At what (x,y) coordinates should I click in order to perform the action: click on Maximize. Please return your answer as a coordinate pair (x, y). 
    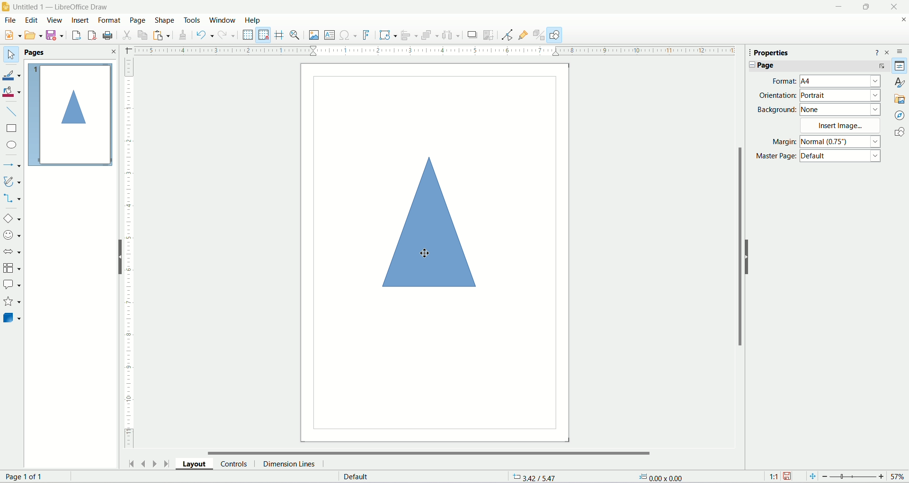
    Looking at the image, I should click on (865, 7).